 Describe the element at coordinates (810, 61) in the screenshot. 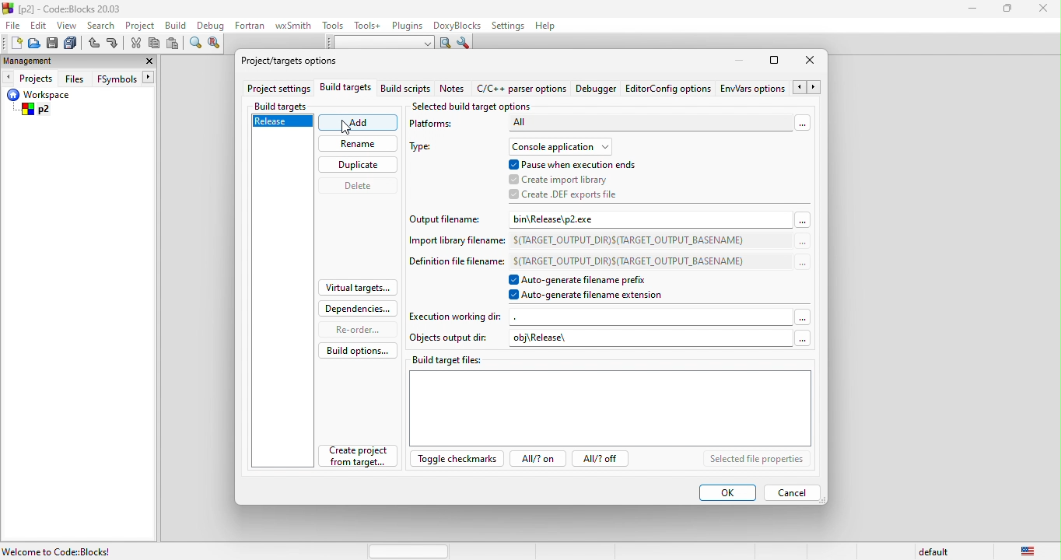

I see `close` at that location.